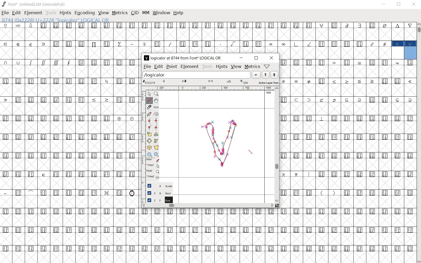  What do you see at coordinates (278, 245) in the screenshot?
I see `glyph characters` at bounding box center [278, 245].